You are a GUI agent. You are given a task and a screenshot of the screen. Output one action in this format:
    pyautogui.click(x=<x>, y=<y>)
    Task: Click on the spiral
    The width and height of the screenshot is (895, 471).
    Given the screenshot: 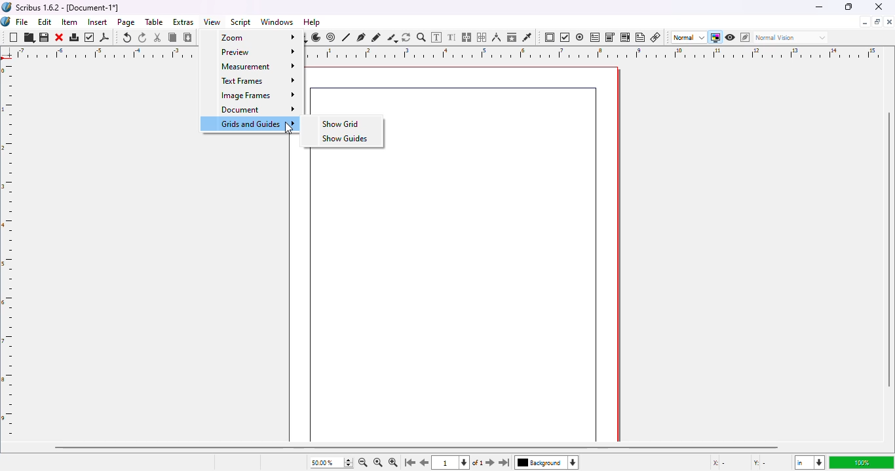 What is the action you would take?
    pyautogui.click(x=331, y=37)
    